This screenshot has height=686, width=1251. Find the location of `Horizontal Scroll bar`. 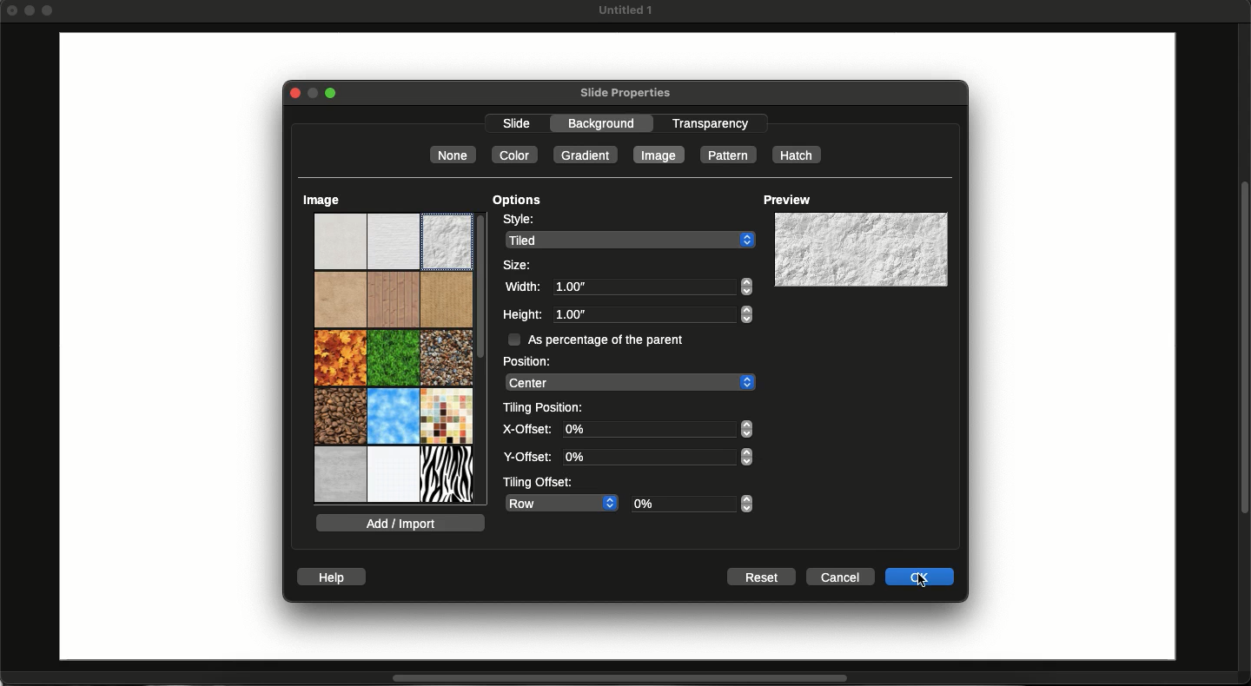

Horizontal Scroll bar is located at coordinates (610, 679).